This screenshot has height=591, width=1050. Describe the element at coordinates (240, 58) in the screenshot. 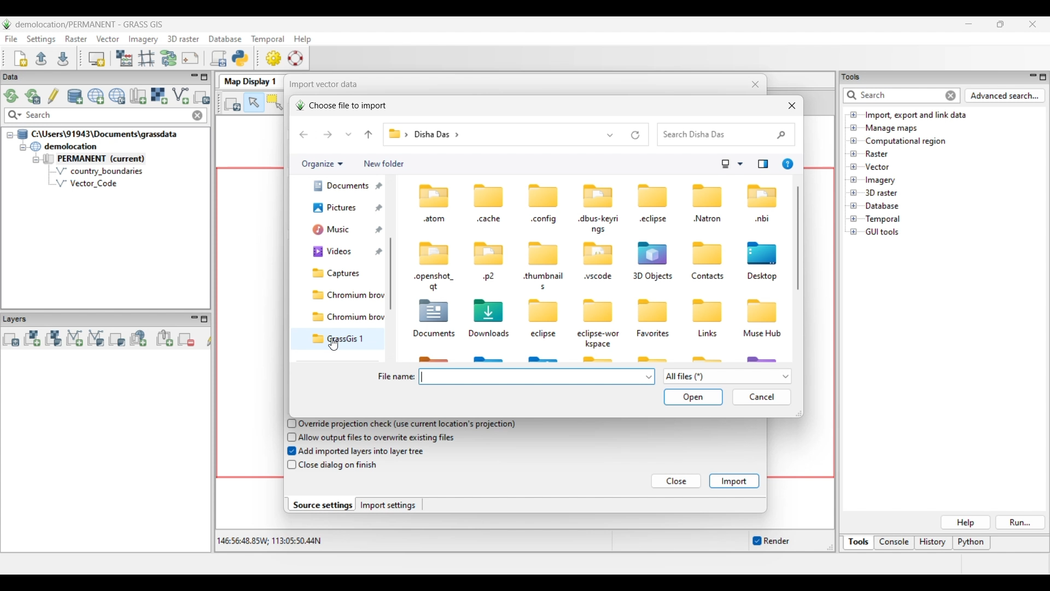

I see `Open a simple python code editor` at that location.